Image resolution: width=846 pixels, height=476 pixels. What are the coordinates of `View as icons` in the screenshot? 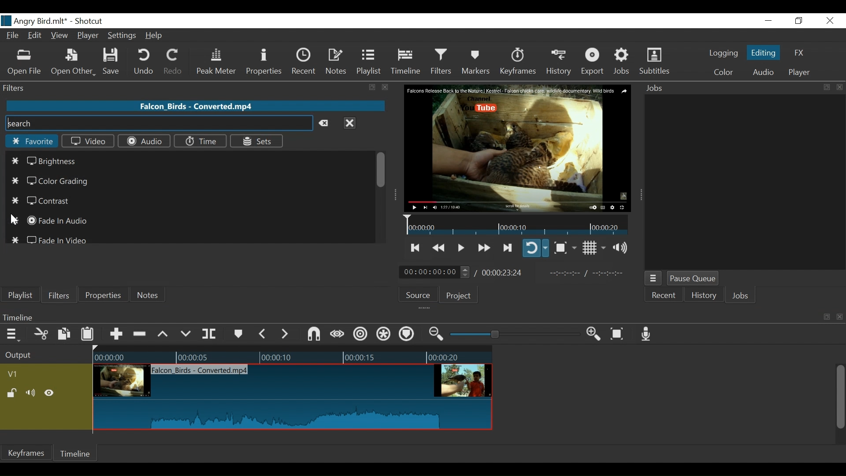 It's located at (186, 274).